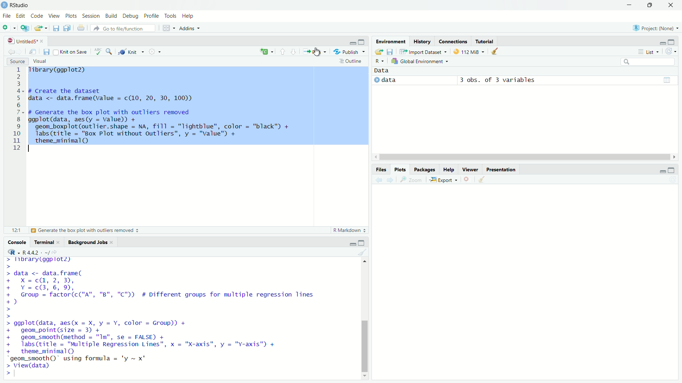  I want to click on Background Jobs, so click(92, 242).